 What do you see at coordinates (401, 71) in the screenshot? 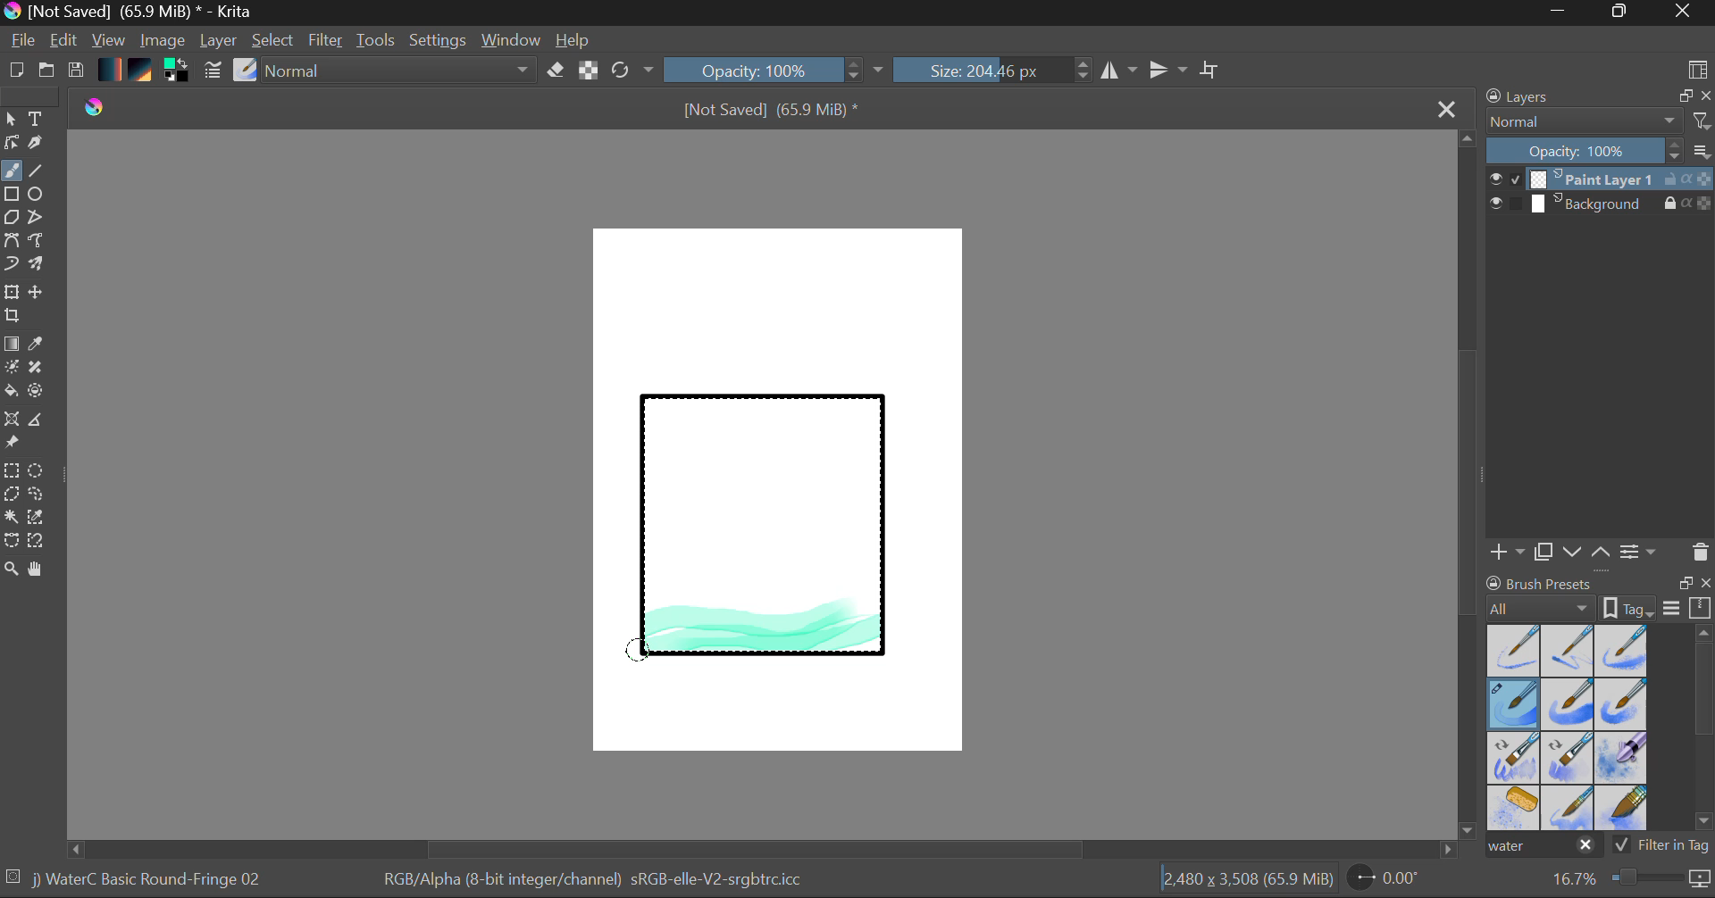
I see `Blending Tool` at bounding box center [401, 71].